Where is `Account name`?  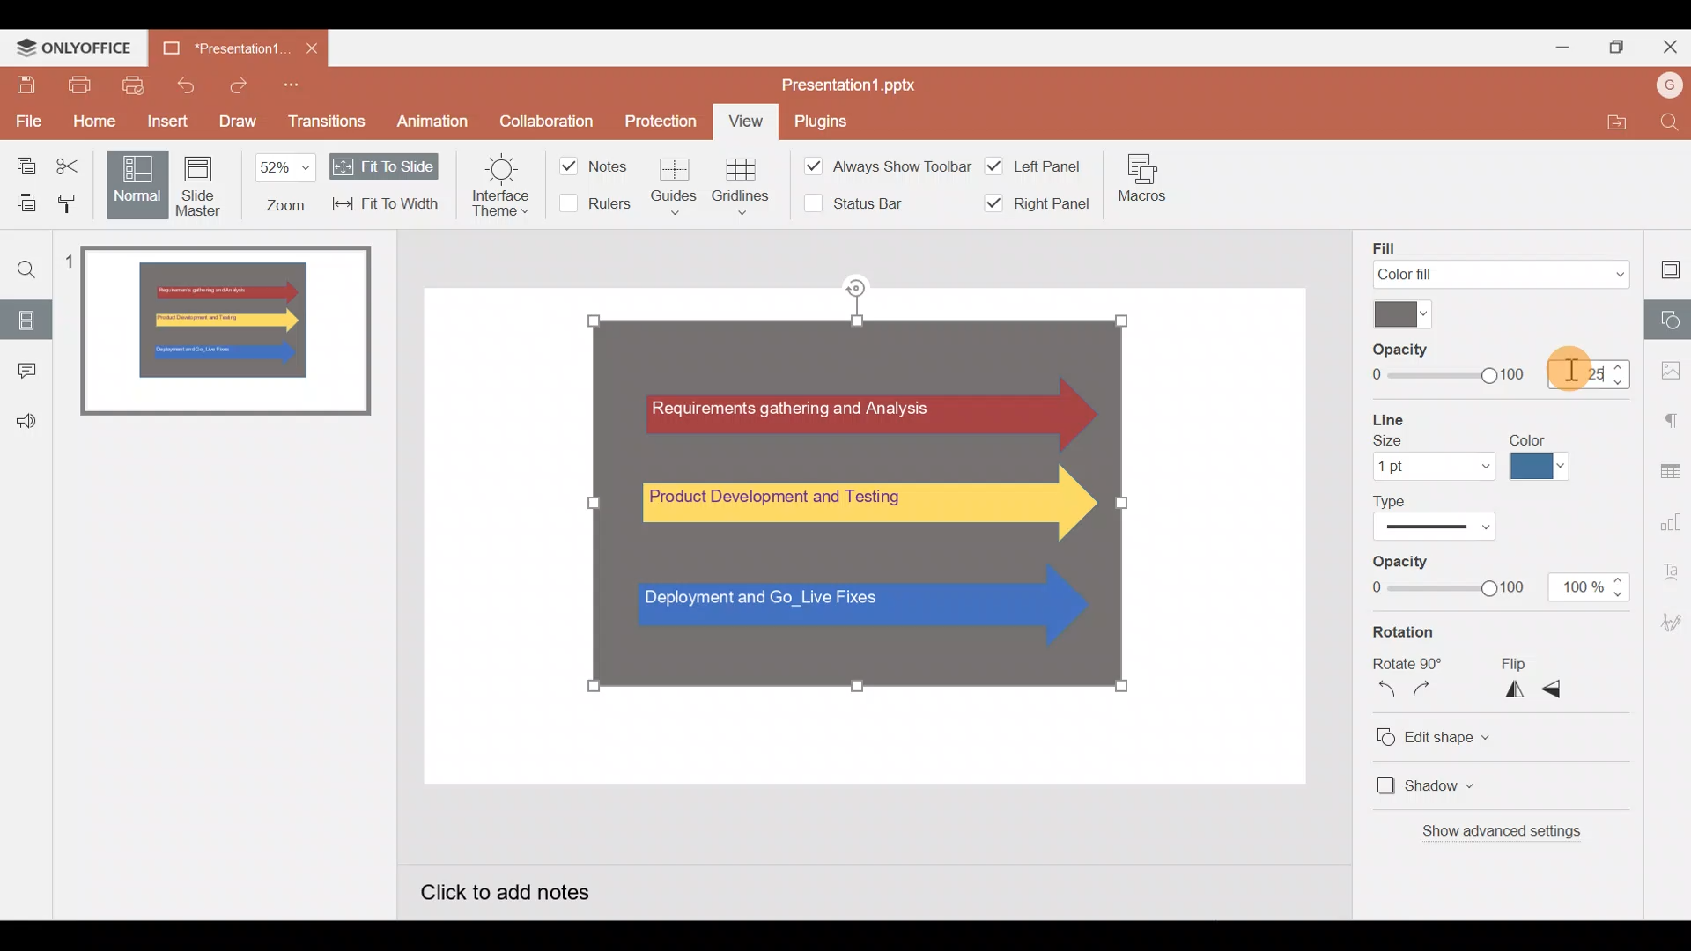
Account name is located at coordinates (1665, 87).